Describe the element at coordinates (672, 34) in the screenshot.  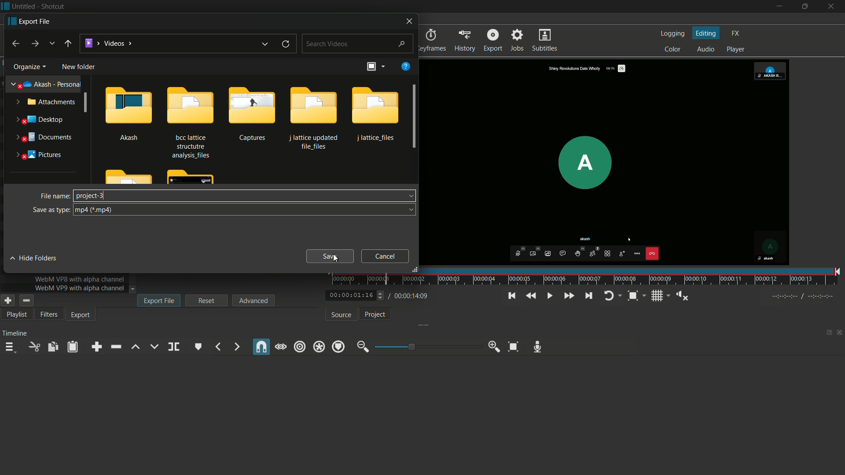
I see `logging` at that location.